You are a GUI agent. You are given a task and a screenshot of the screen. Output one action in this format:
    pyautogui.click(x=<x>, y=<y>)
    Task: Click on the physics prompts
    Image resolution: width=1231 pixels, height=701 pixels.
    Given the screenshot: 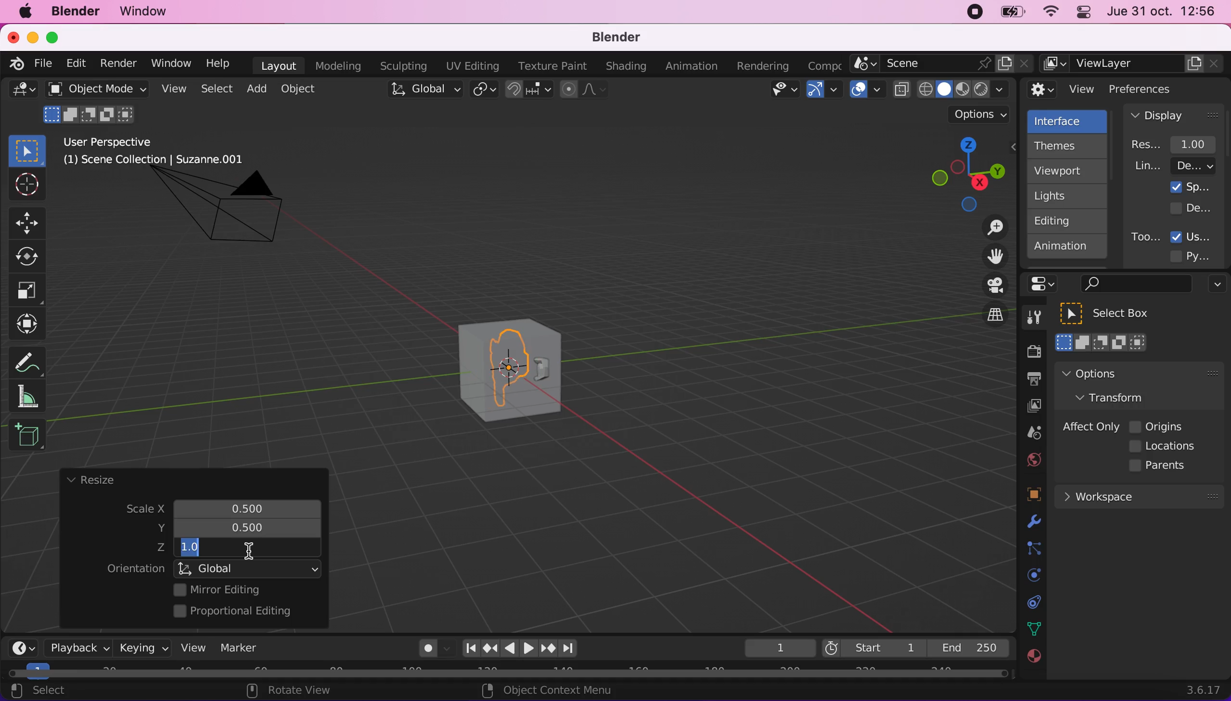 What is the action you would take?
    pyautogui.click(x=1028, y=576)
    